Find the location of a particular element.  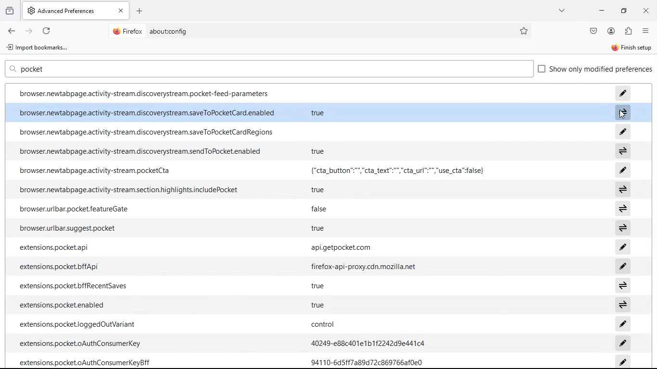

edit is located at coordinates (623, 91).